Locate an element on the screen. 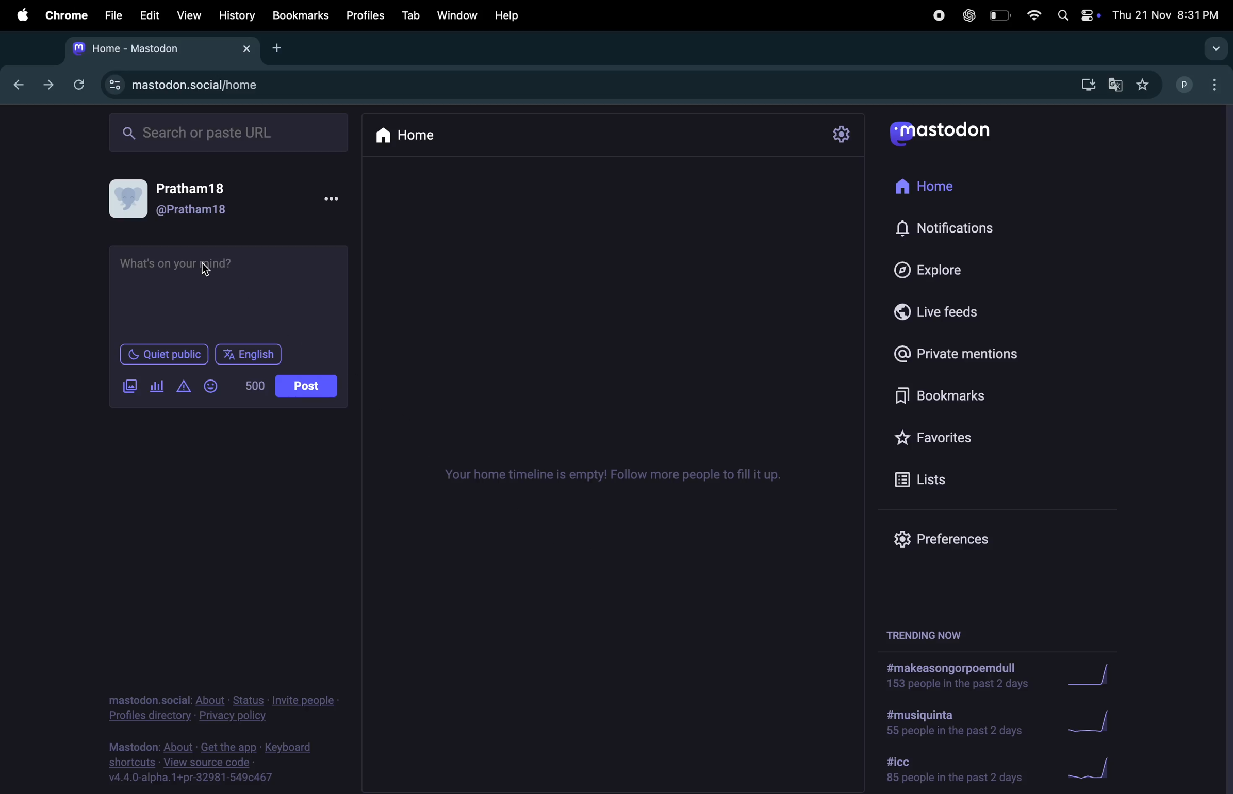 This screenshot has height=794, width=1233. user is located at coordinates (194, 210).